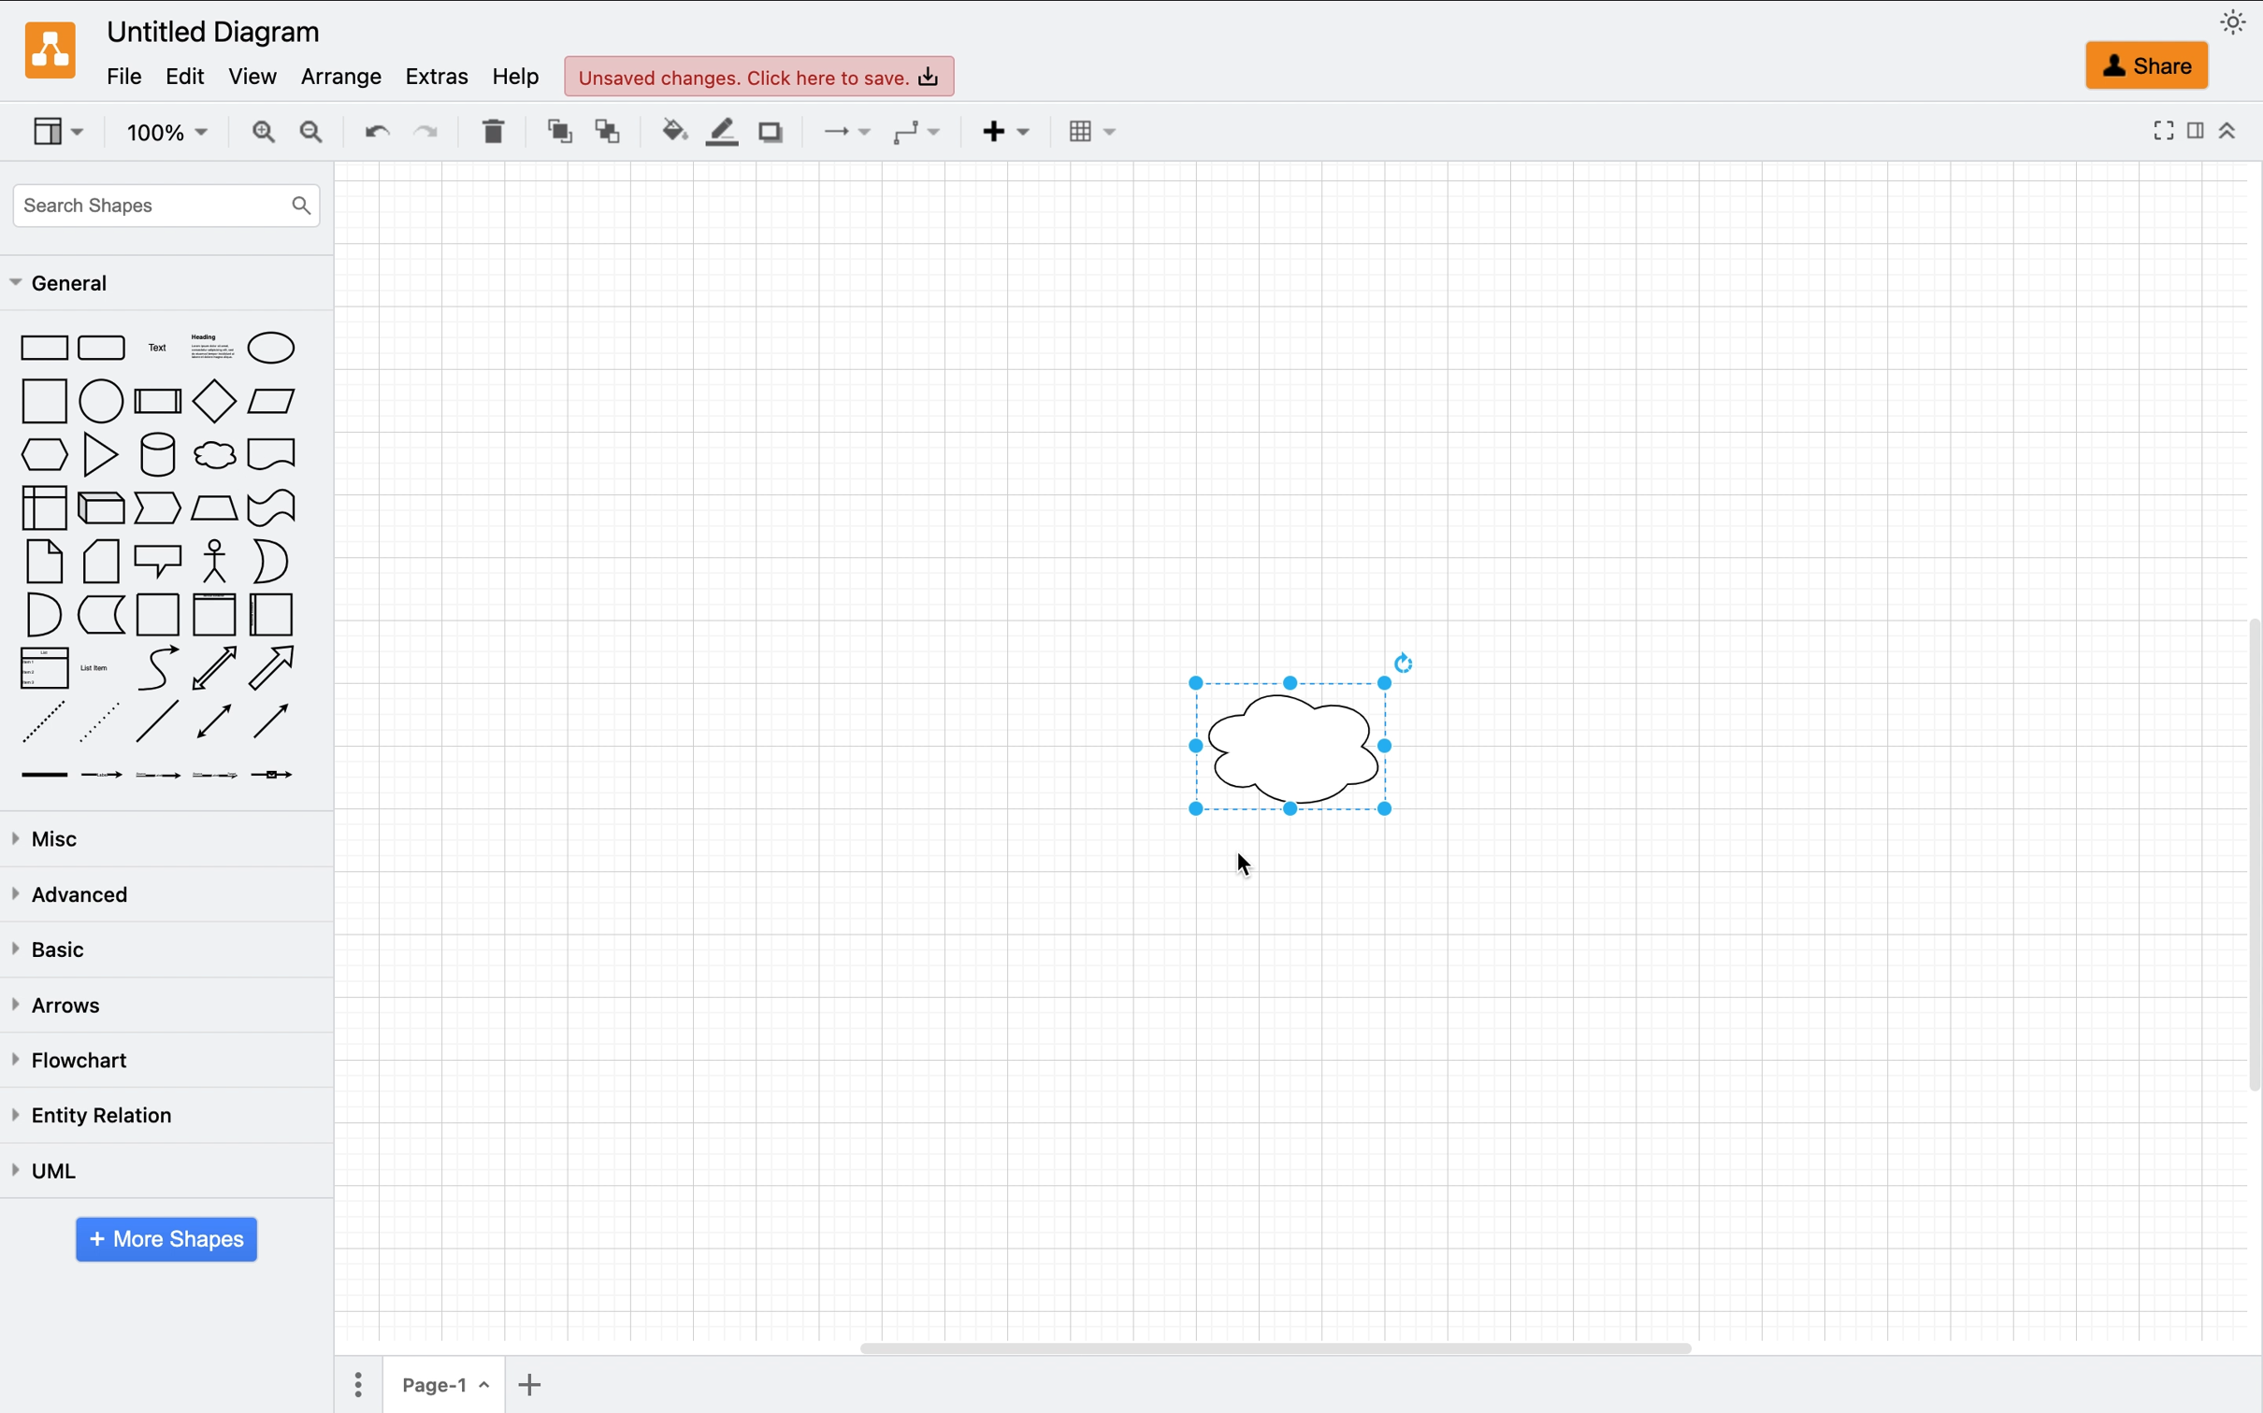 The image size is (2263, 1413). What do you see at coordinates (1265, 1348) in the screenshot?
I see `horizontal page scroll bar` at bounding box center [1265, 1348].